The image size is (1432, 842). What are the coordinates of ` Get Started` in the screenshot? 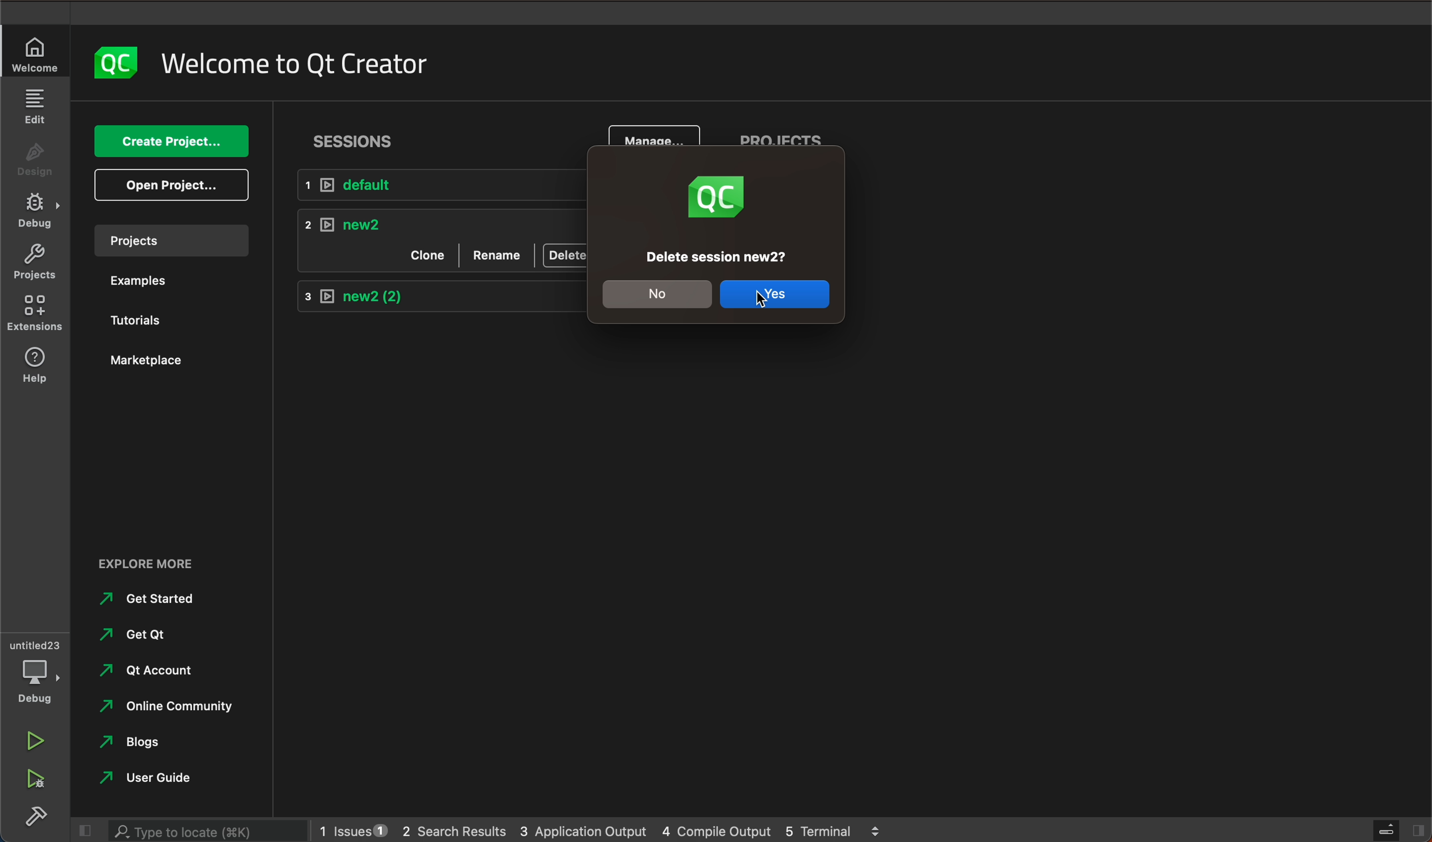 It's located at (157, 600).